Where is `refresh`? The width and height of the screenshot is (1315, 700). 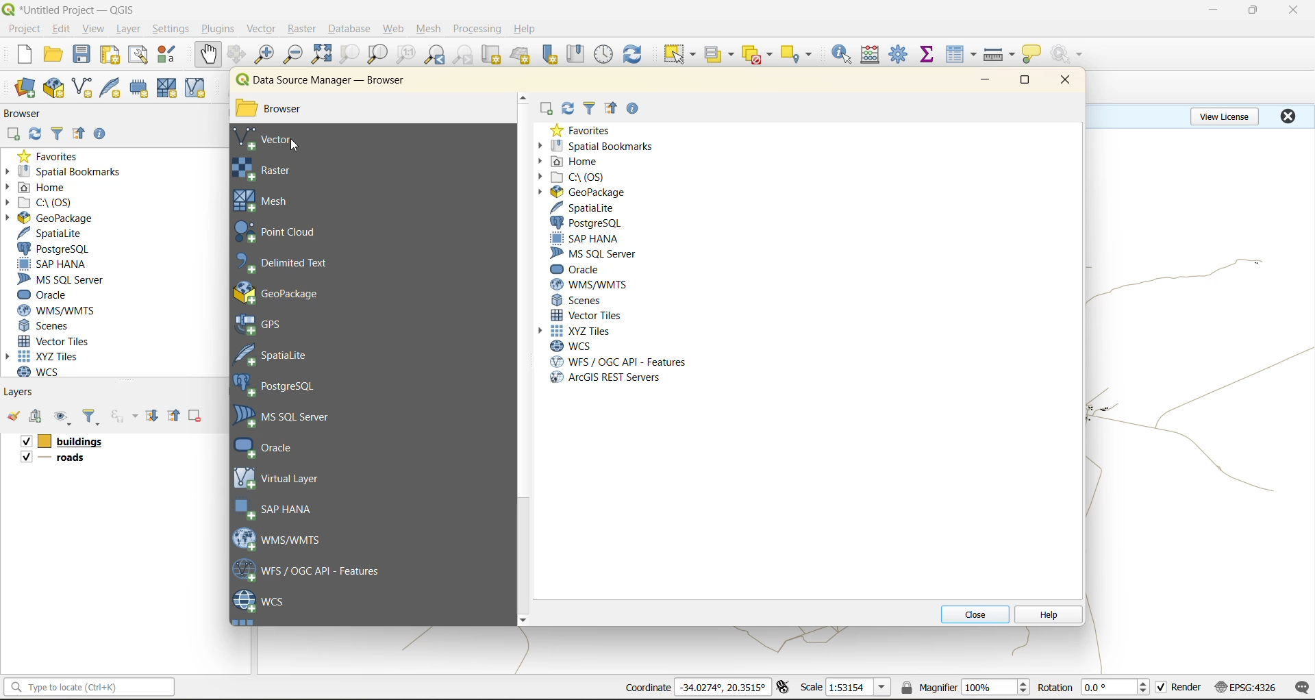 refresh is located at coordinates (568, 108).